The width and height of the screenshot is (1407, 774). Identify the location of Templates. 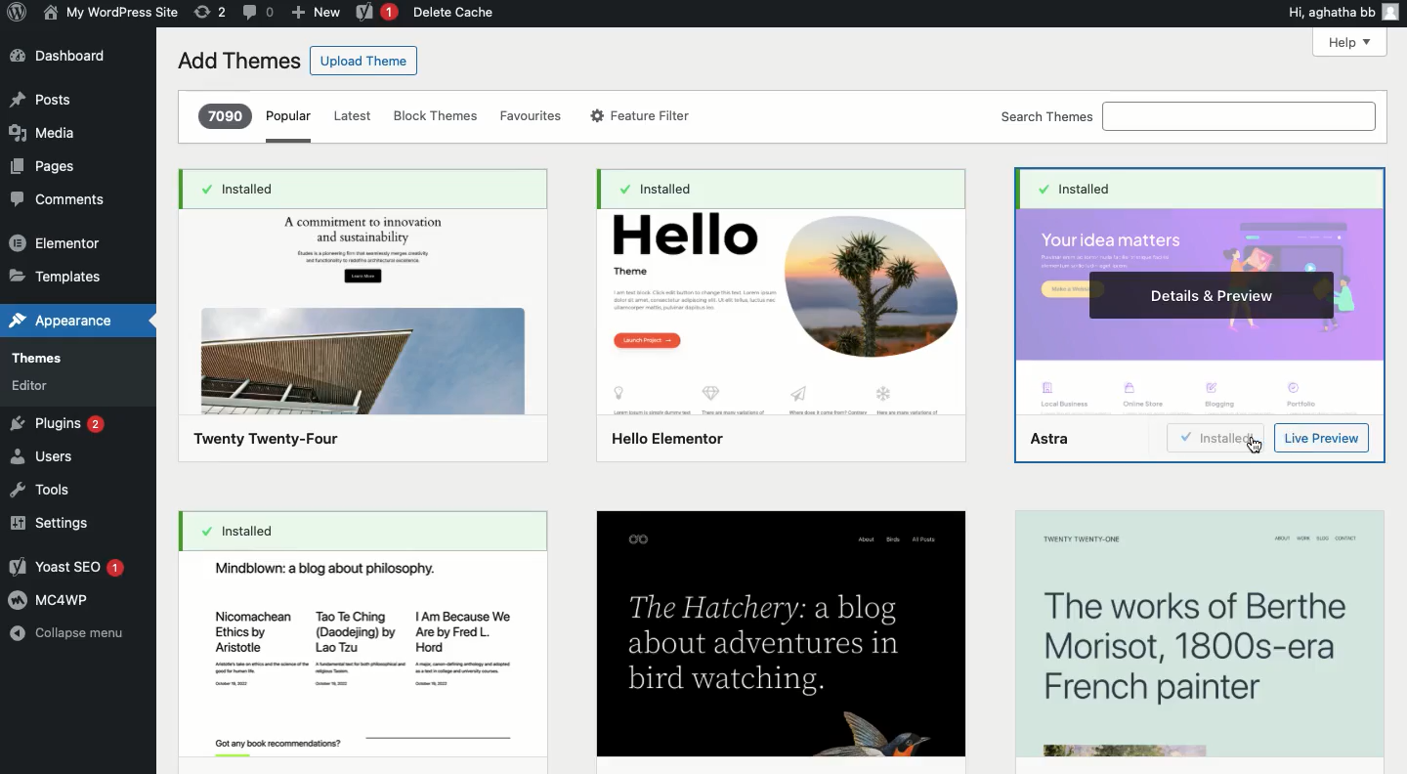
(59, 273).